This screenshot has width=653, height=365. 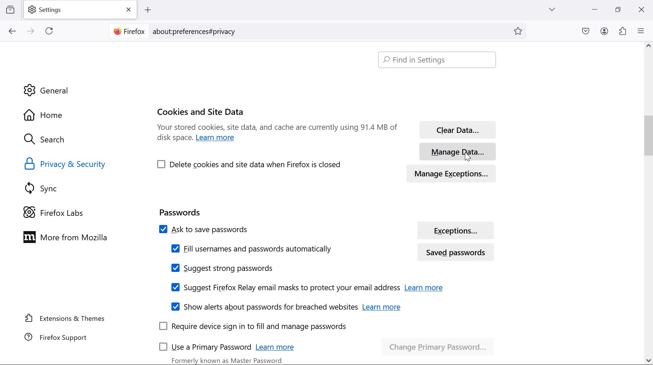 I want to click on save to pocket, so click(x=586, y=32).